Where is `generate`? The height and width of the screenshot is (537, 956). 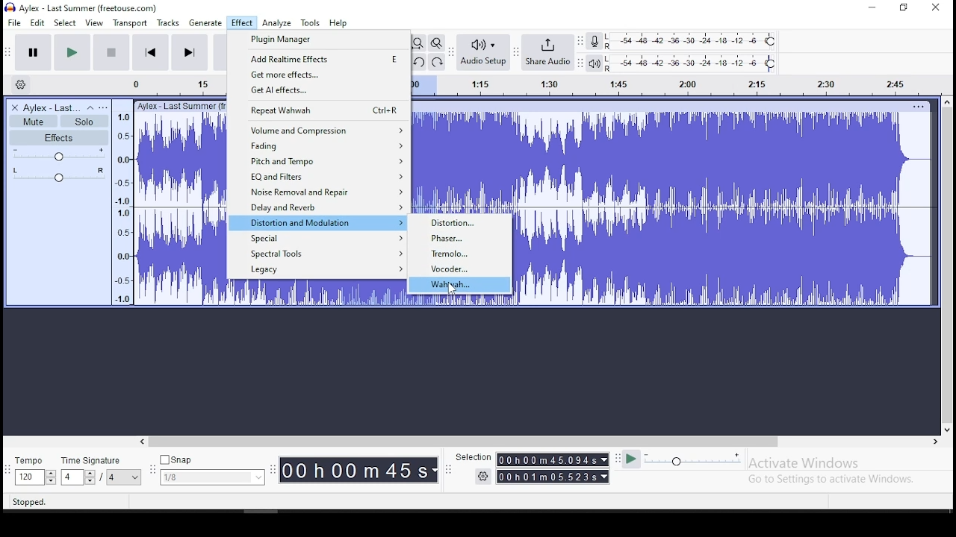 generate is located at coordinates (205, 22).